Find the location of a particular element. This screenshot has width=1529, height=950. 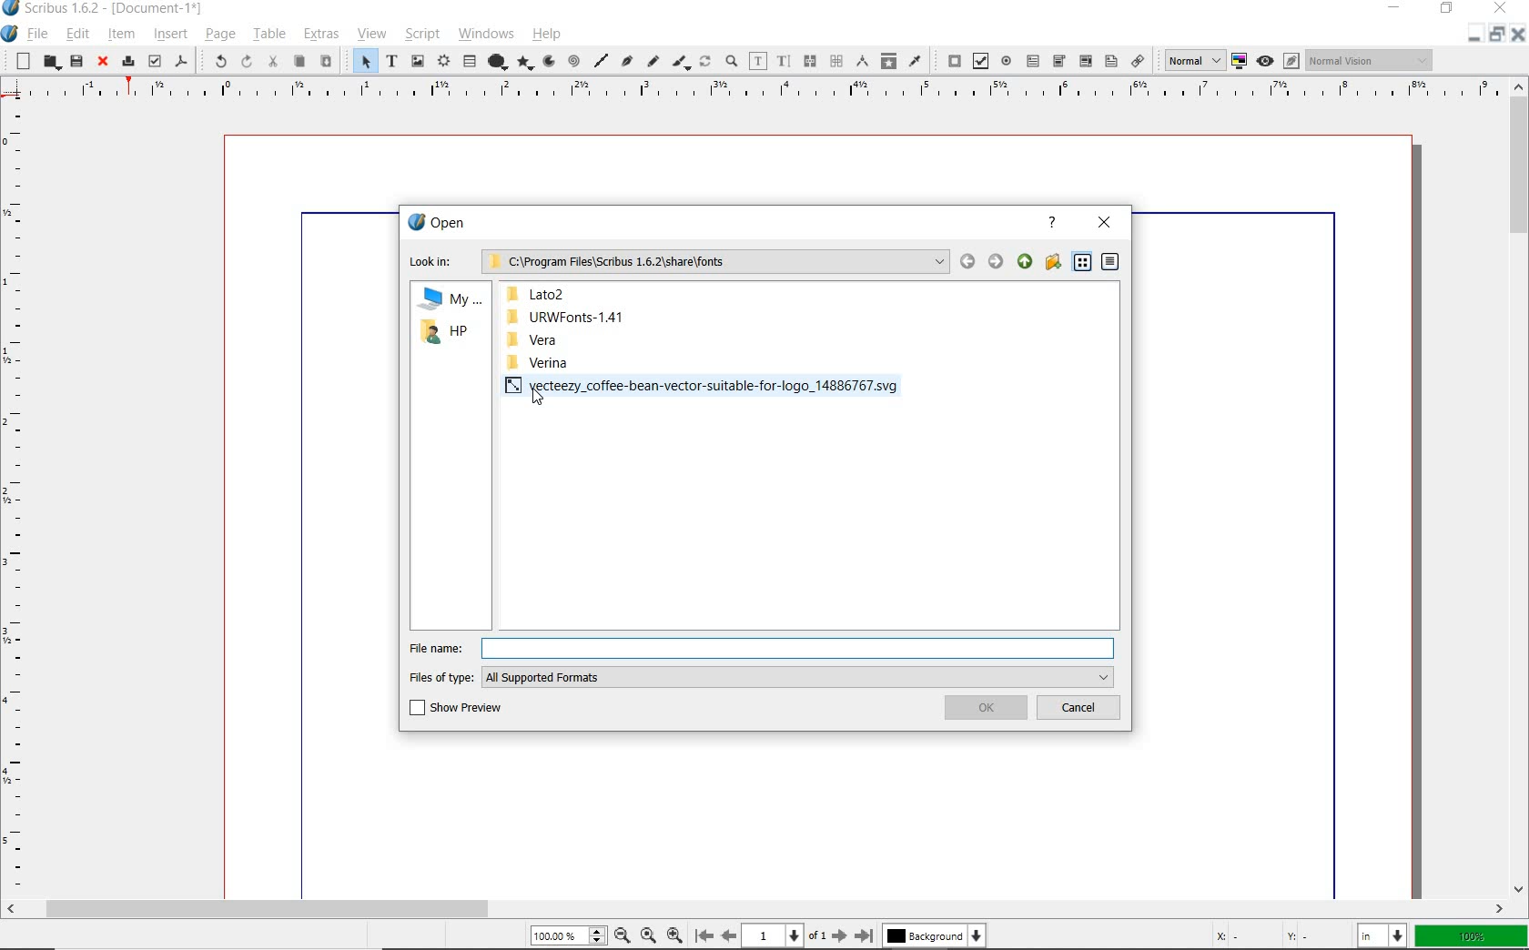

pdf combo box is located at coordinates (1058, 61).